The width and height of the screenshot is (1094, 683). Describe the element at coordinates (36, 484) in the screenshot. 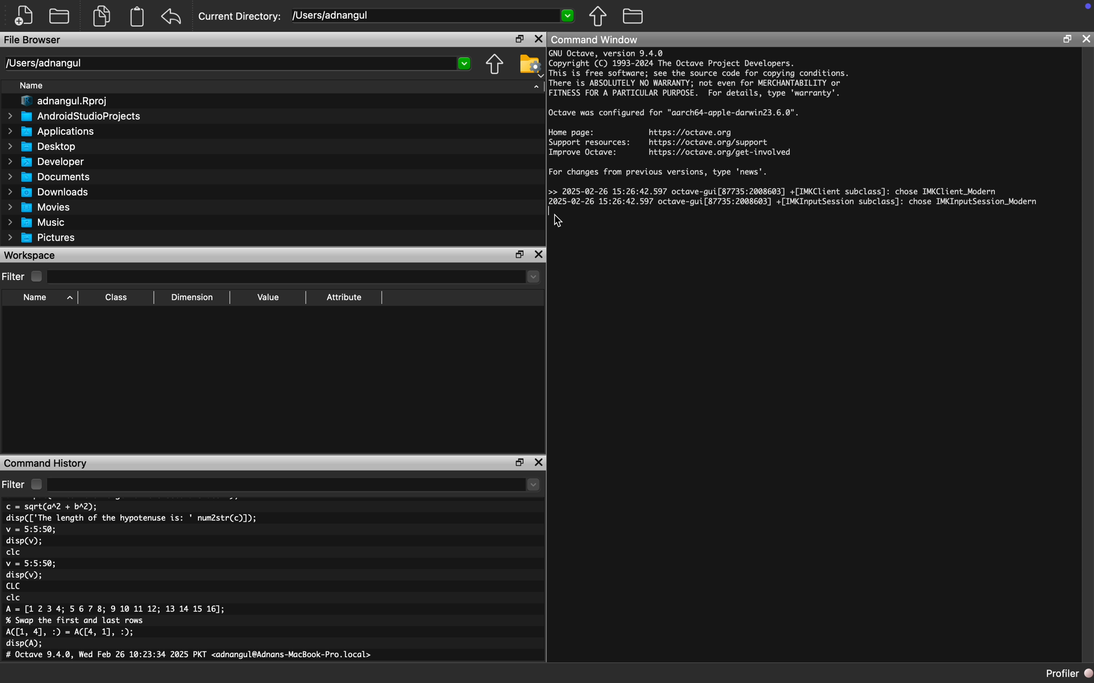

I see `Checkbox` at that location.